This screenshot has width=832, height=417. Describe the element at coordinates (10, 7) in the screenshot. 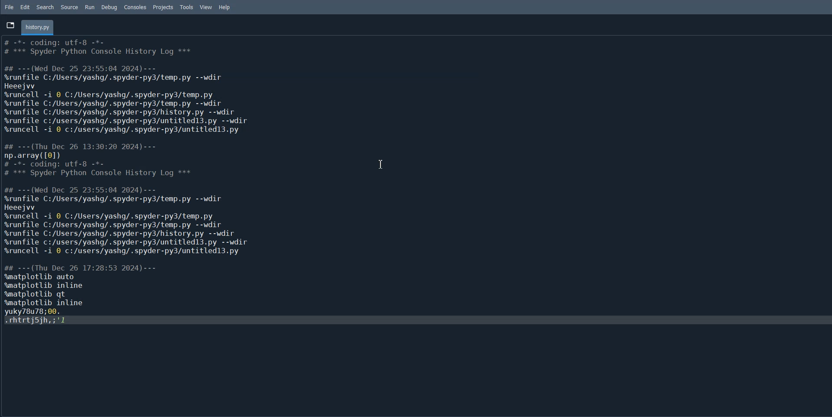

I see `File` at that location.